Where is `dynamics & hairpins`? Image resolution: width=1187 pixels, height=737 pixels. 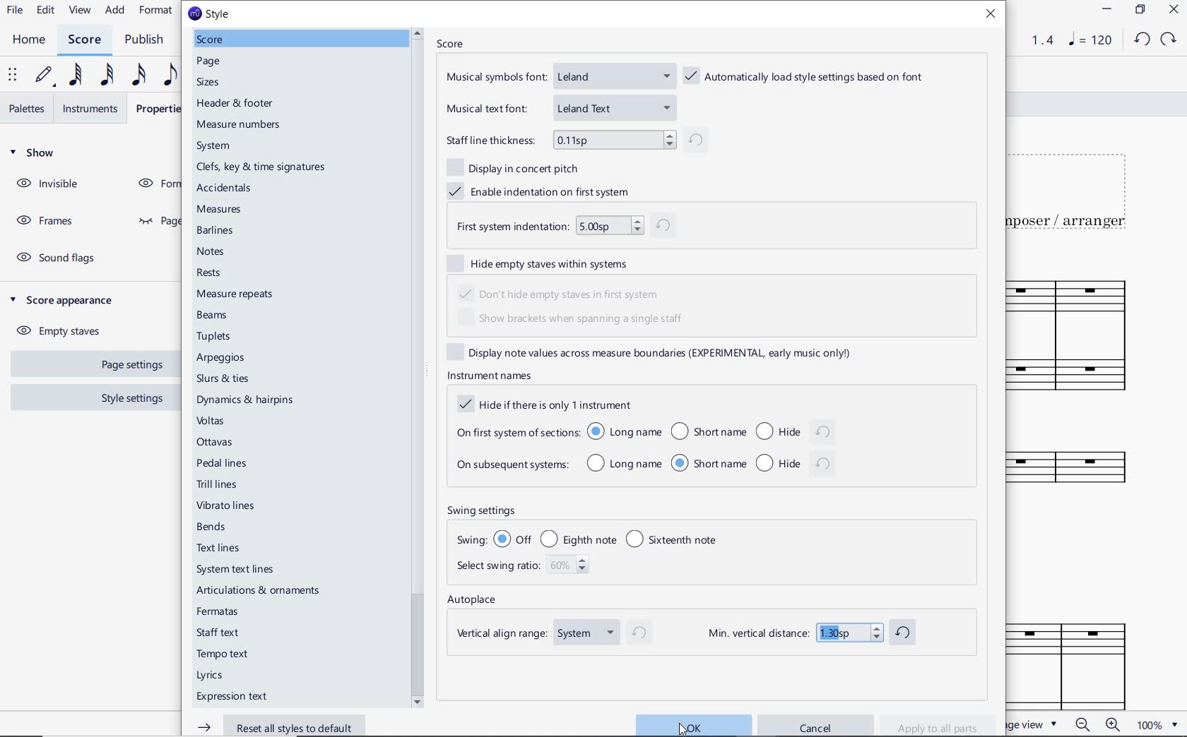 dynamics & hairpins is located at coordinates (249, 401).